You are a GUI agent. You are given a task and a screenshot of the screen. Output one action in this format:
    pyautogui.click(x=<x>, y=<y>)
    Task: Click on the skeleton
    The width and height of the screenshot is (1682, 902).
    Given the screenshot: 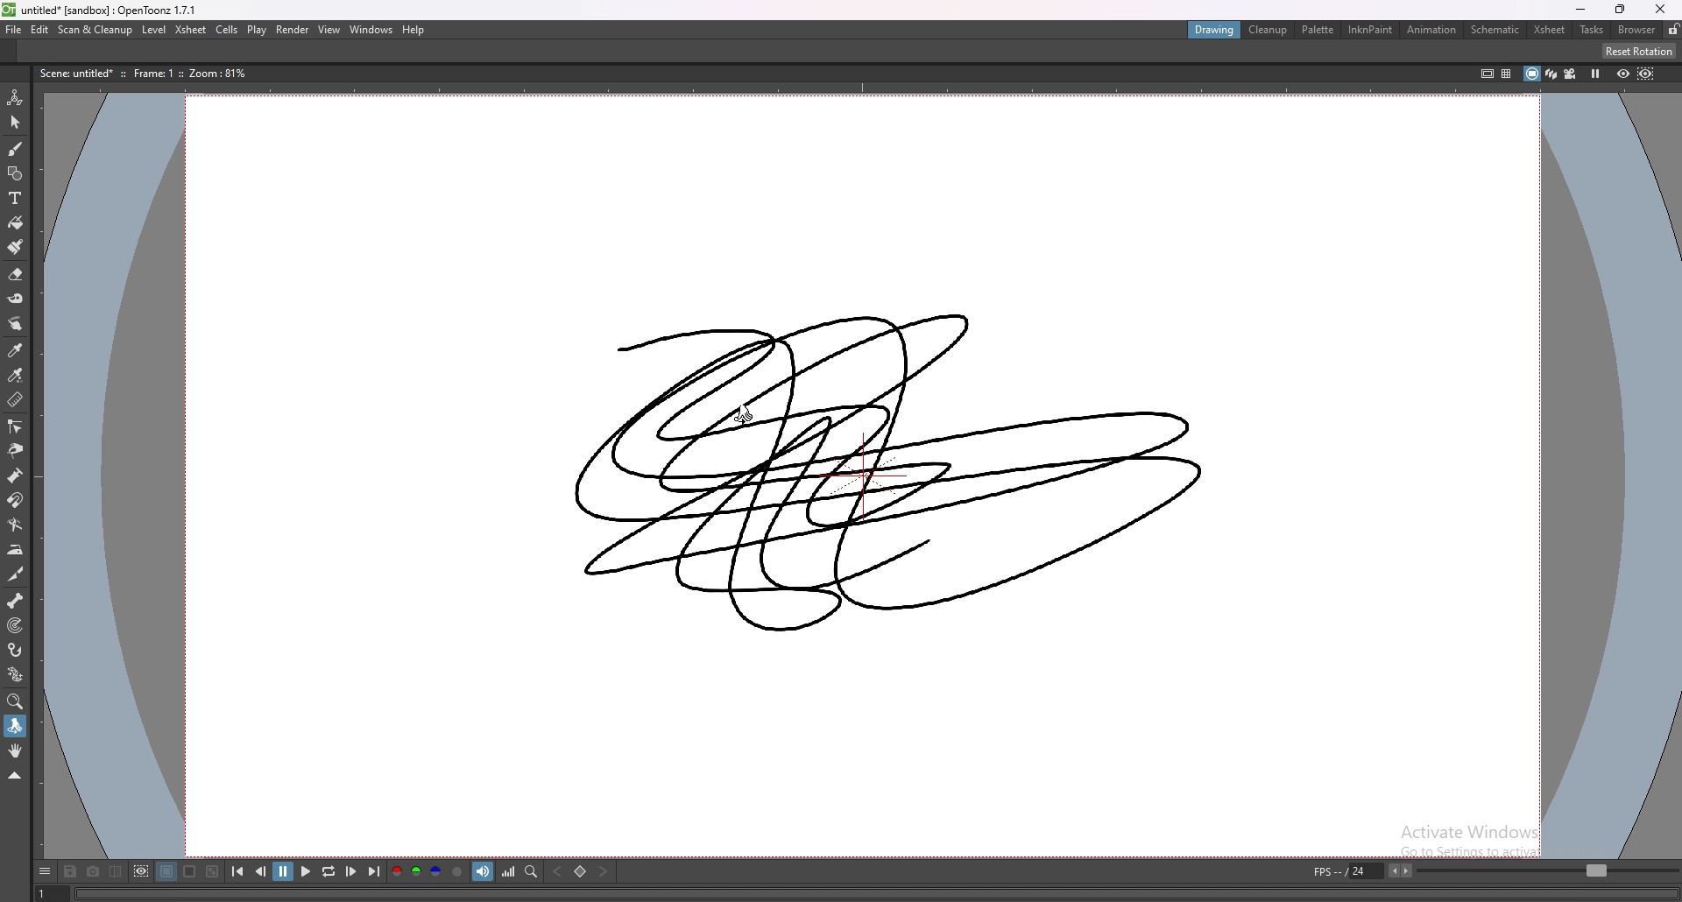 What is the action you would take?
    pyautogui.click(x=15, y=599)
    